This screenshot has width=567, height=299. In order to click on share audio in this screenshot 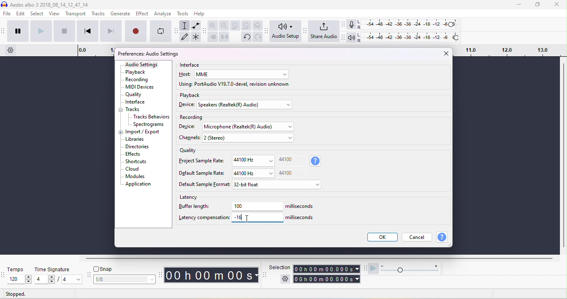, I will do `click(324, 32)`.